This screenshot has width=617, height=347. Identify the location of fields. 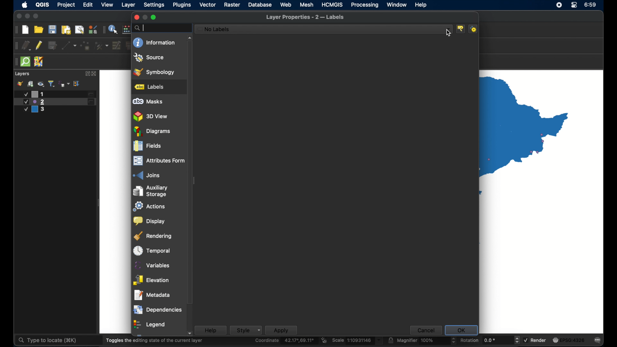
(147, 146).